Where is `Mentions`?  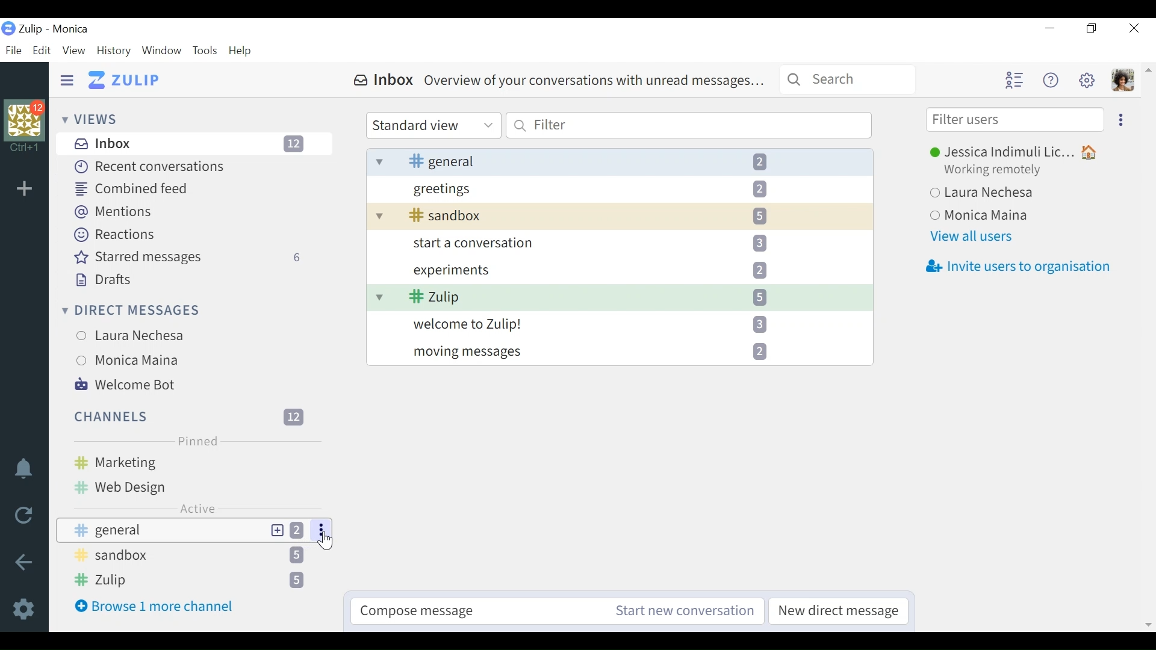 Mentions is located at coordinates (114, 212).